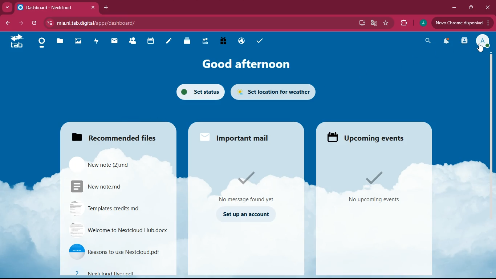 Image resolution: width=496 pixels, height=279 pixels. What do you see at coordinates (153, 42) in the screenshot?
I see `calendar` at bounding box center [153, 42].